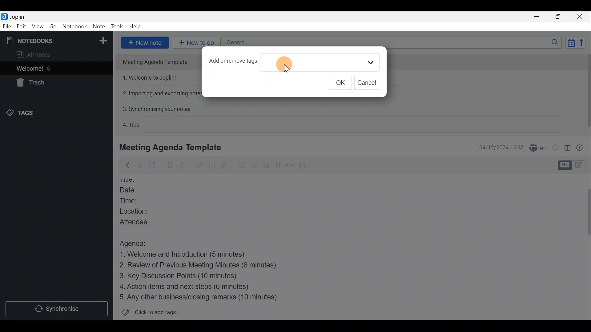 The width and height of the screenshot is (591, 332). What do you see at coordinates (142, 221) in the screenshot?
I see `Attendee:` at bounding box center [142, 221].